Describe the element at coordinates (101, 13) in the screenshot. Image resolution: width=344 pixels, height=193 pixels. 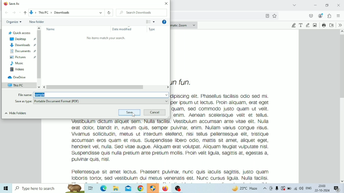
I see `More location options` at that location.